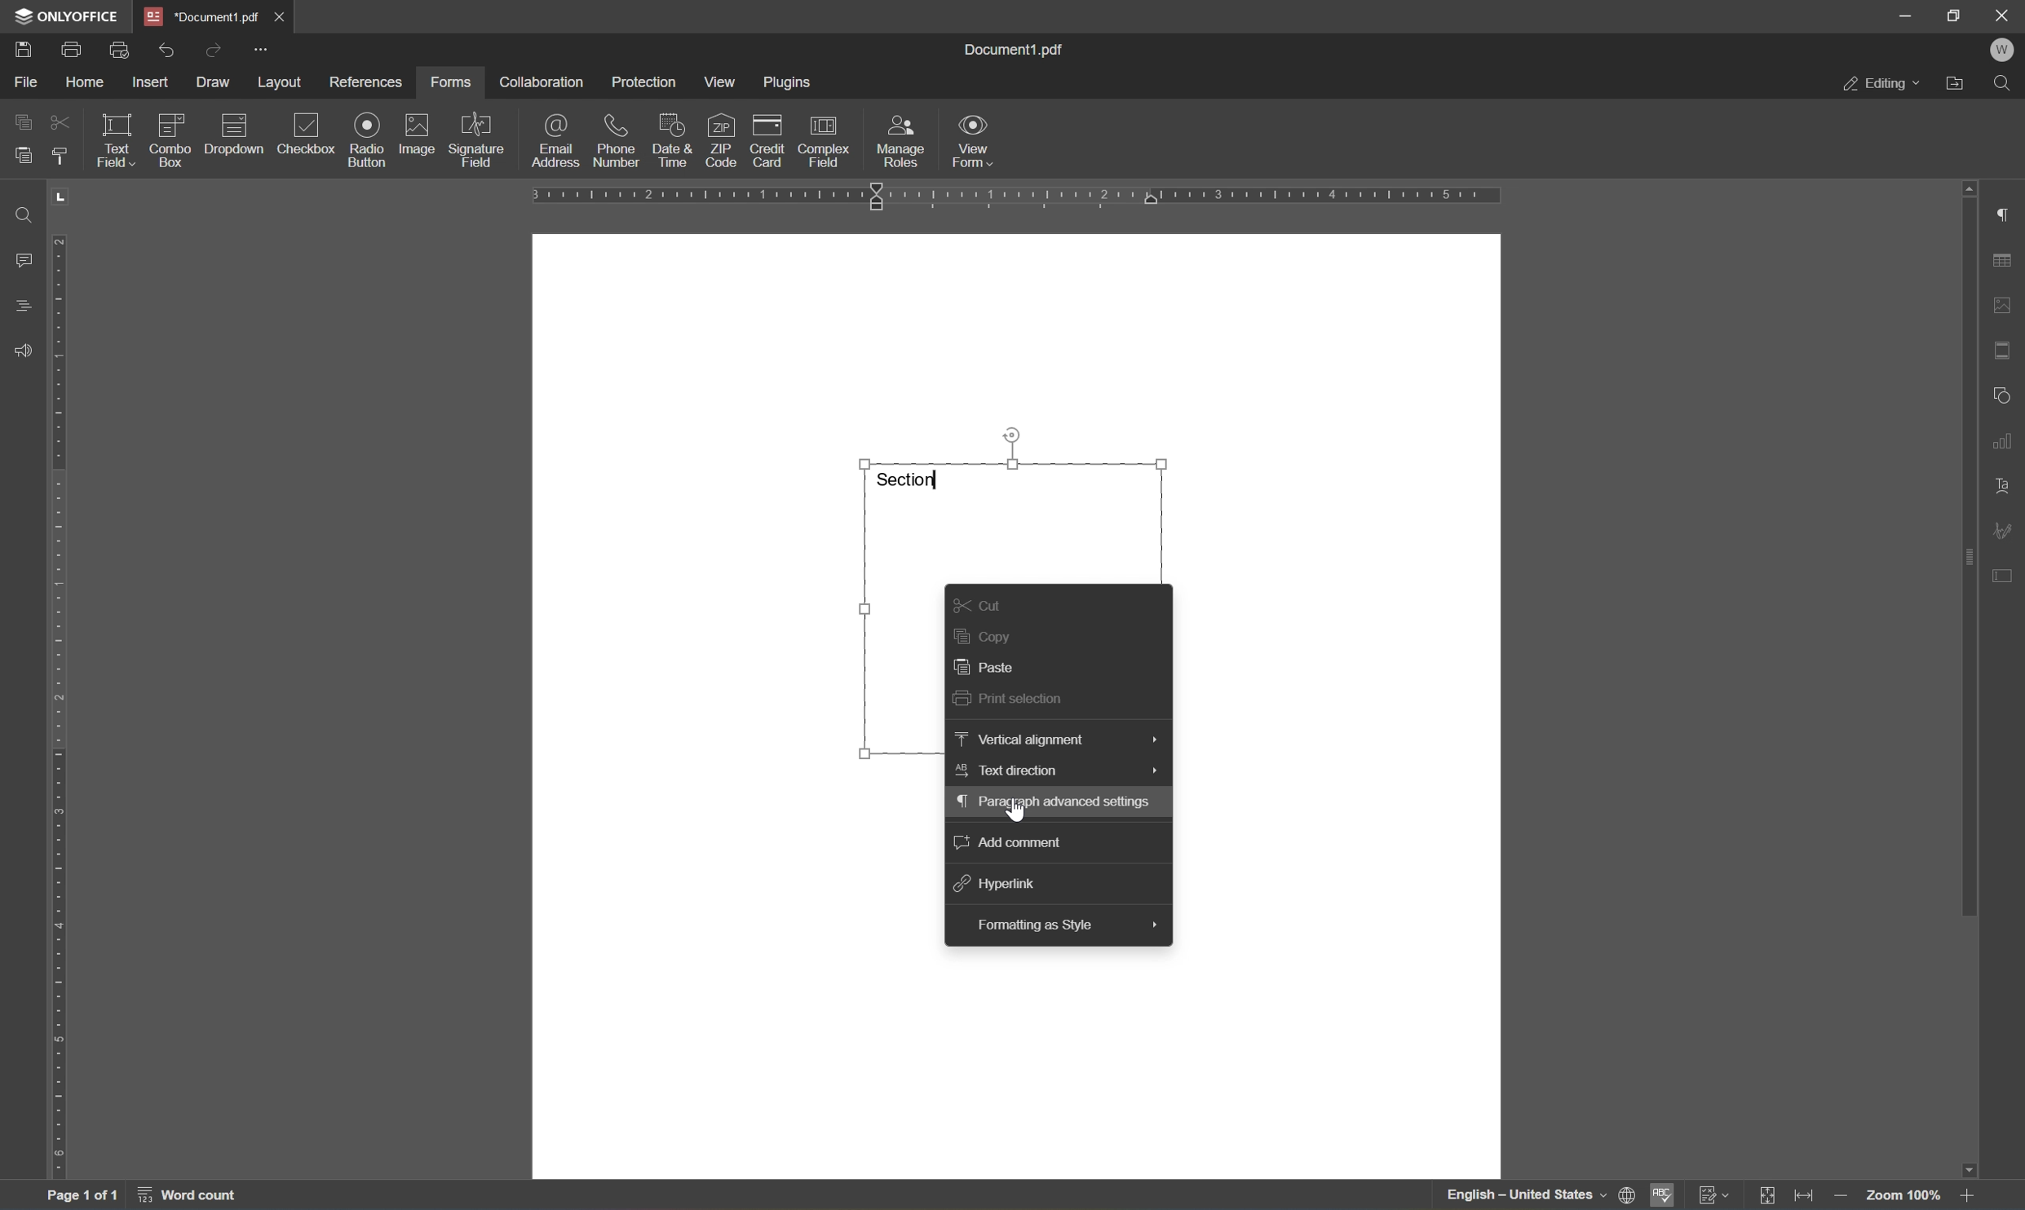  Describe the element at coordinates (1015, 698) in the screenshot. I see `print selection` at that location.